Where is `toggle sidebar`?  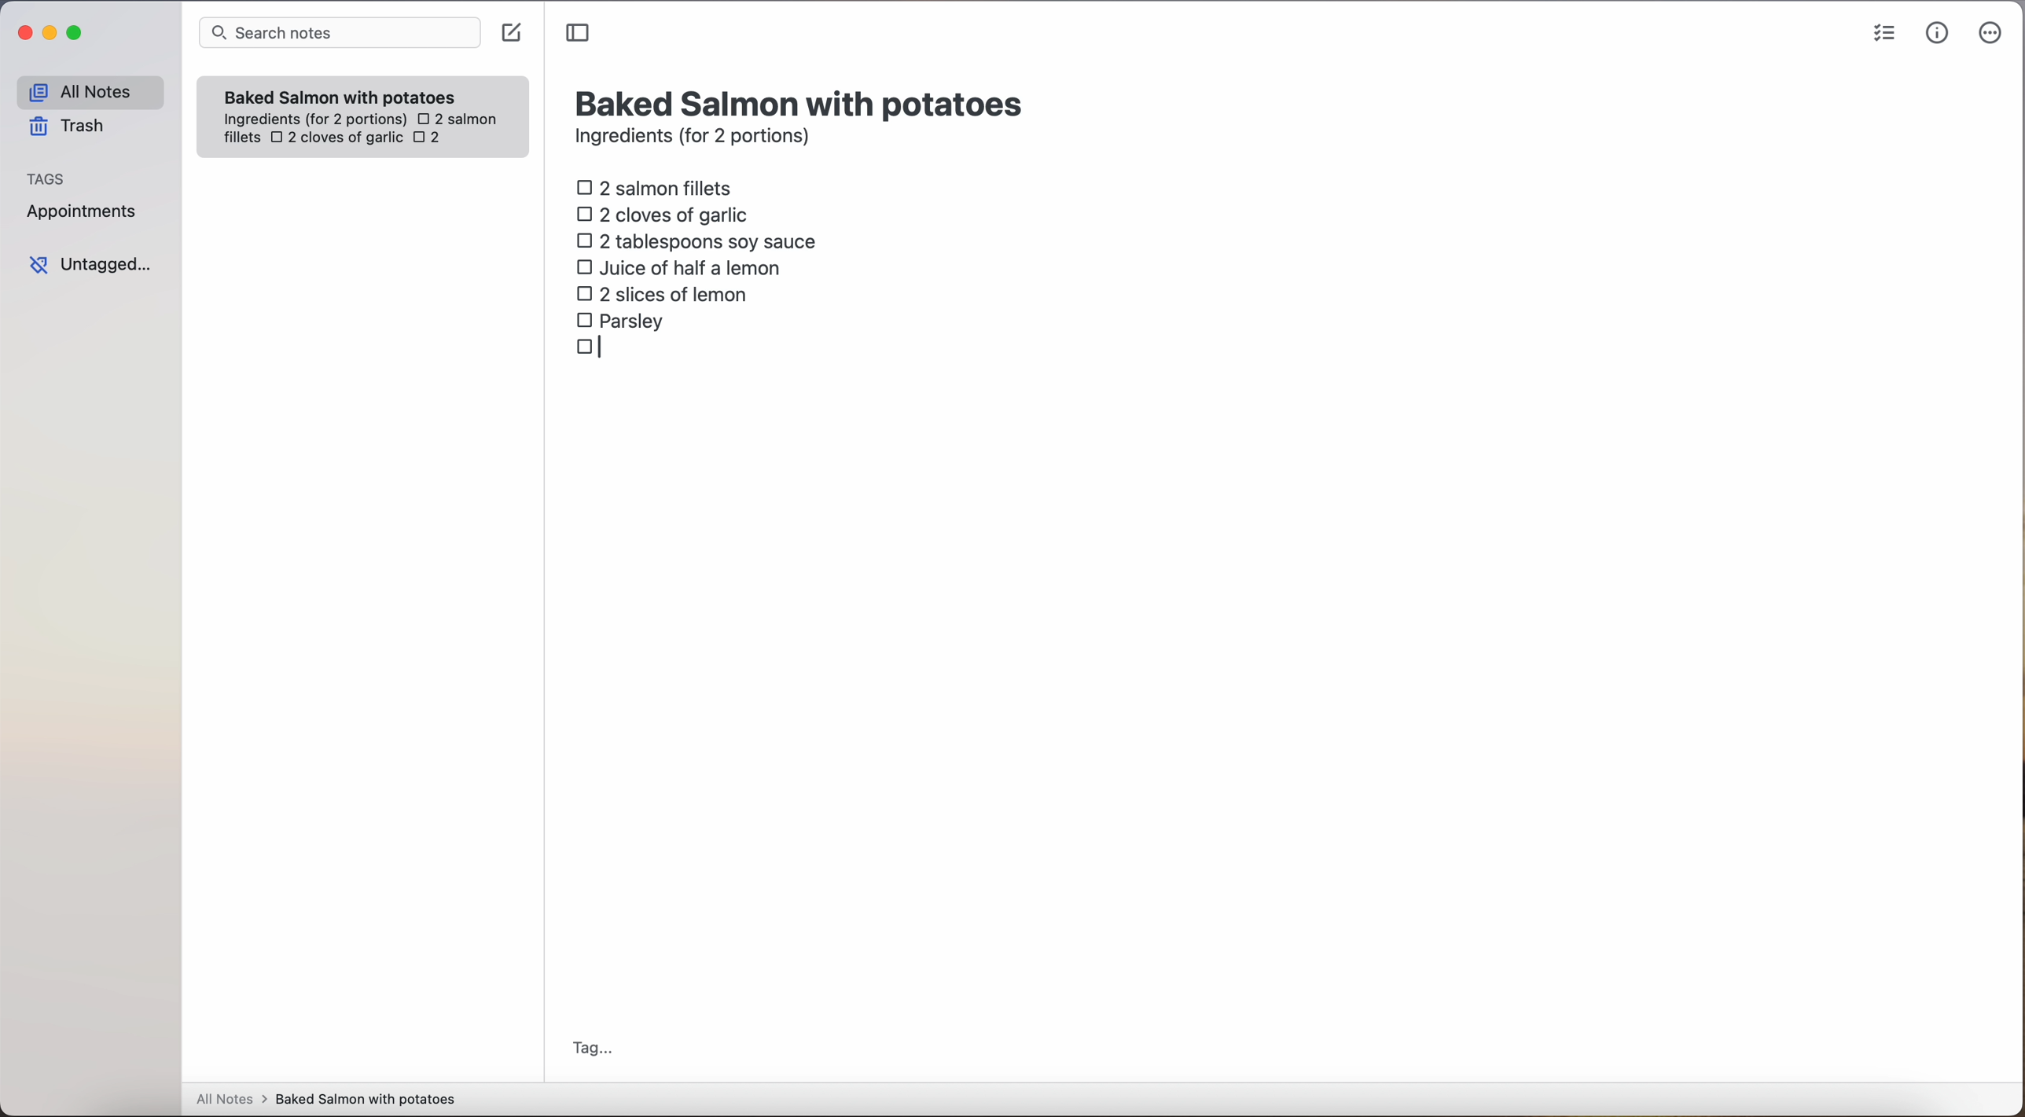
toggle sidebar is located at coordinates (579, 34).